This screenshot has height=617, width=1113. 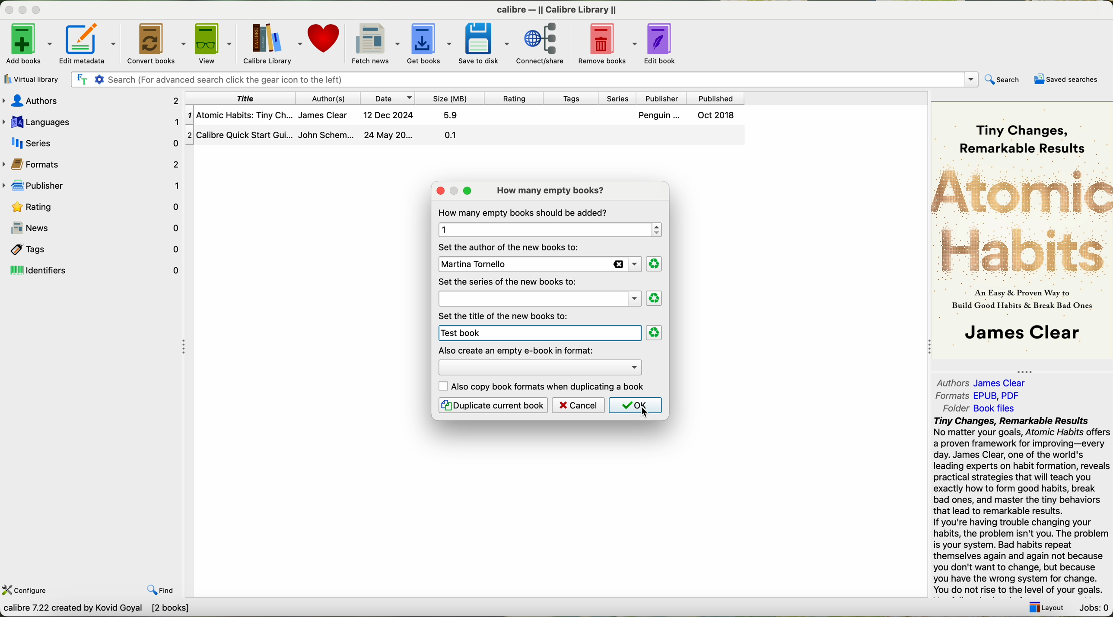 I want to click on cancel button, so click(x=579, y=405).